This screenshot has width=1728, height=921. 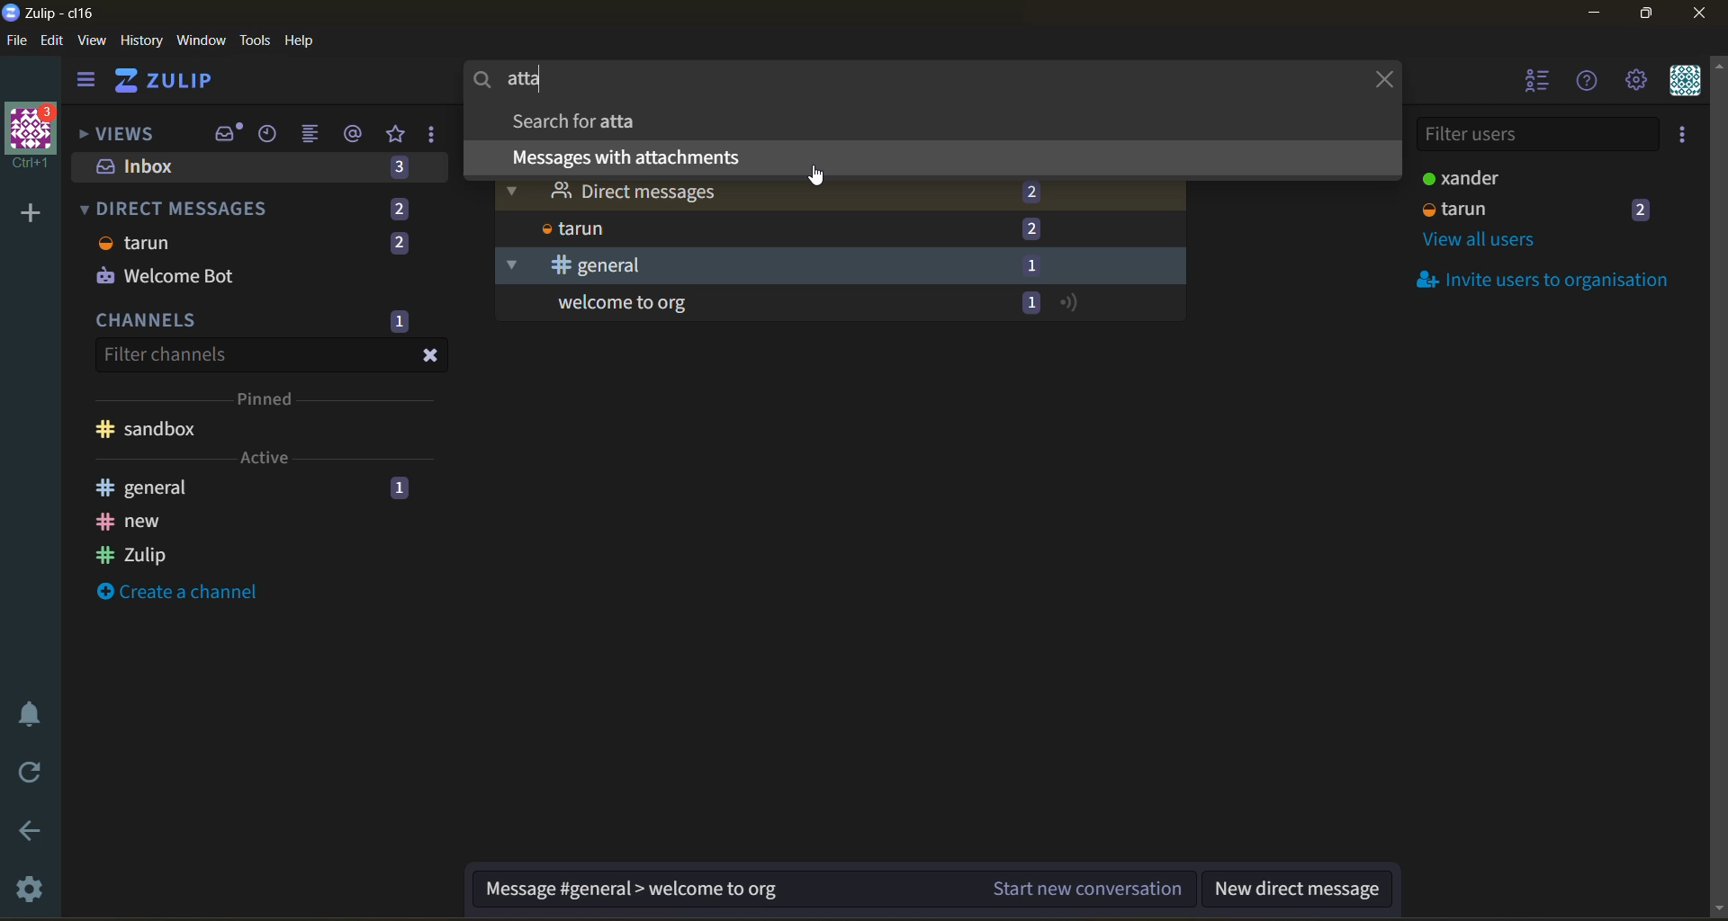 I want to click on enable do not disturb, so click(x=36, y=711).